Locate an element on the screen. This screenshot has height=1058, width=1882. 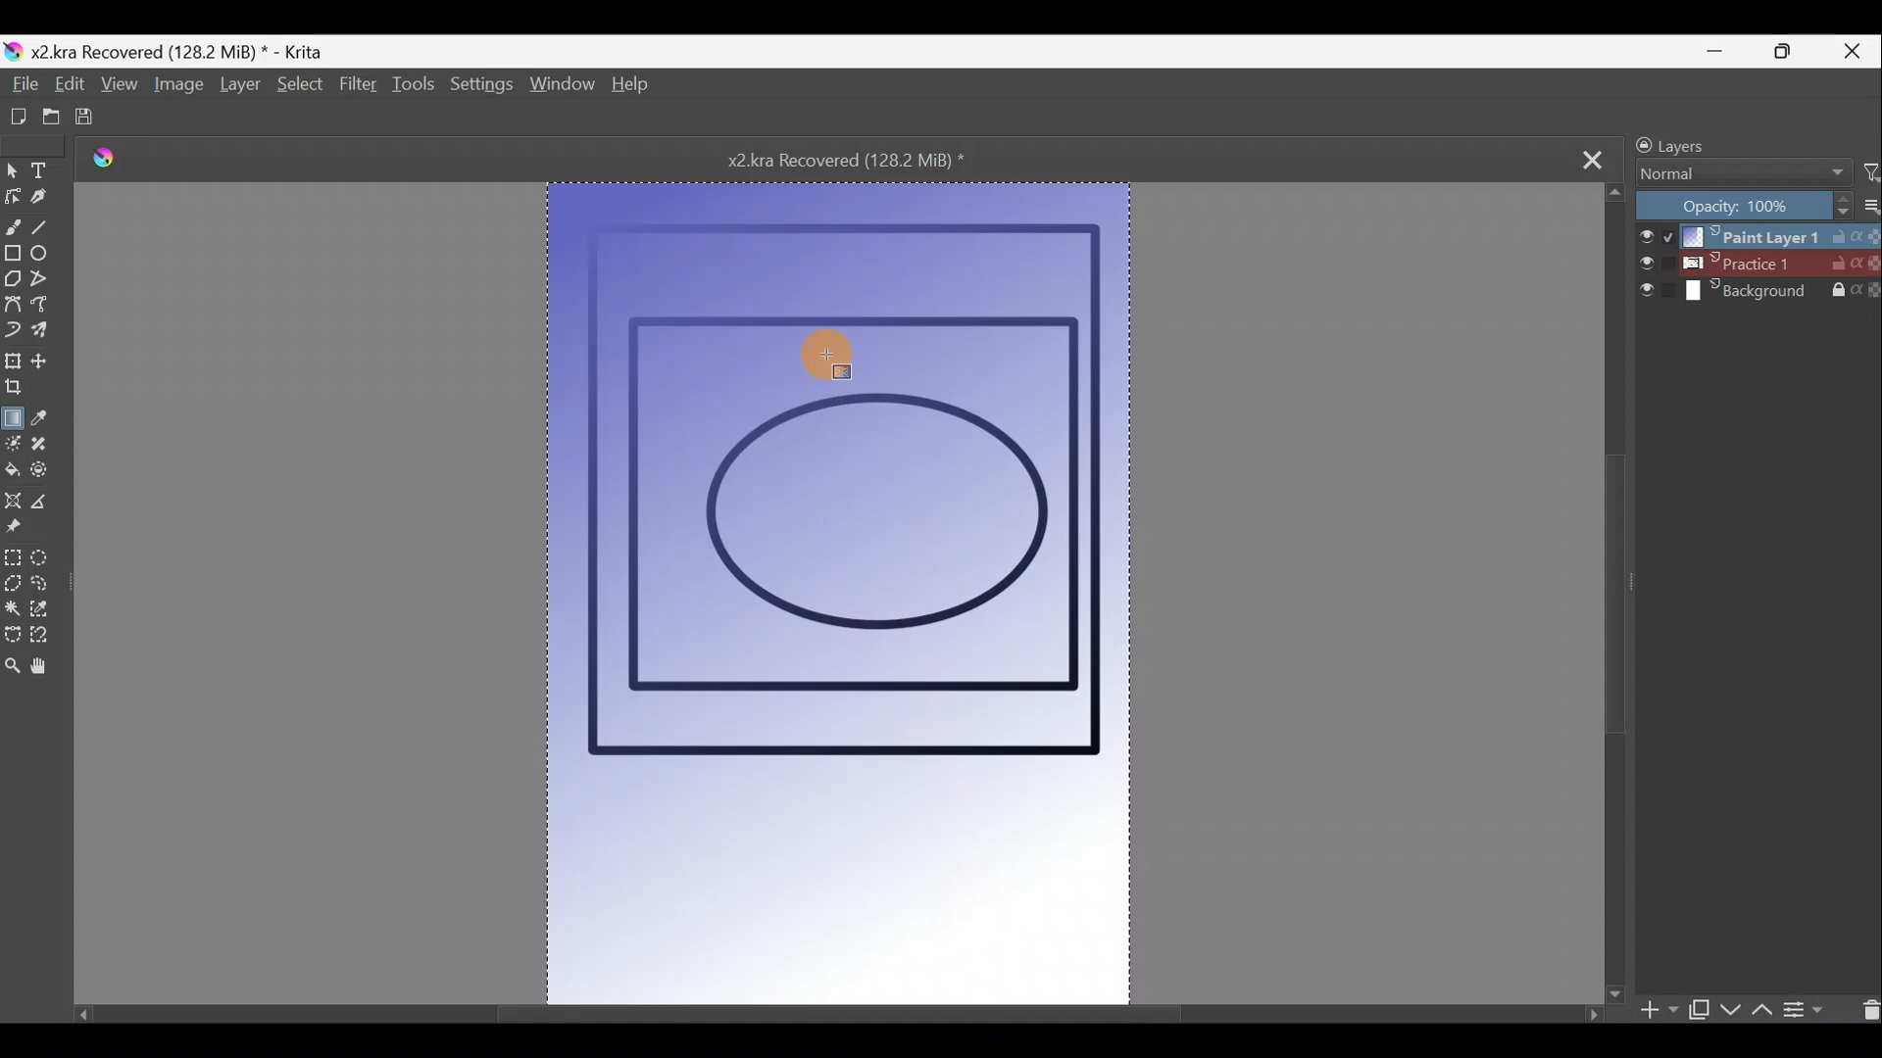
Line tool is located at coordinates (44, 230).